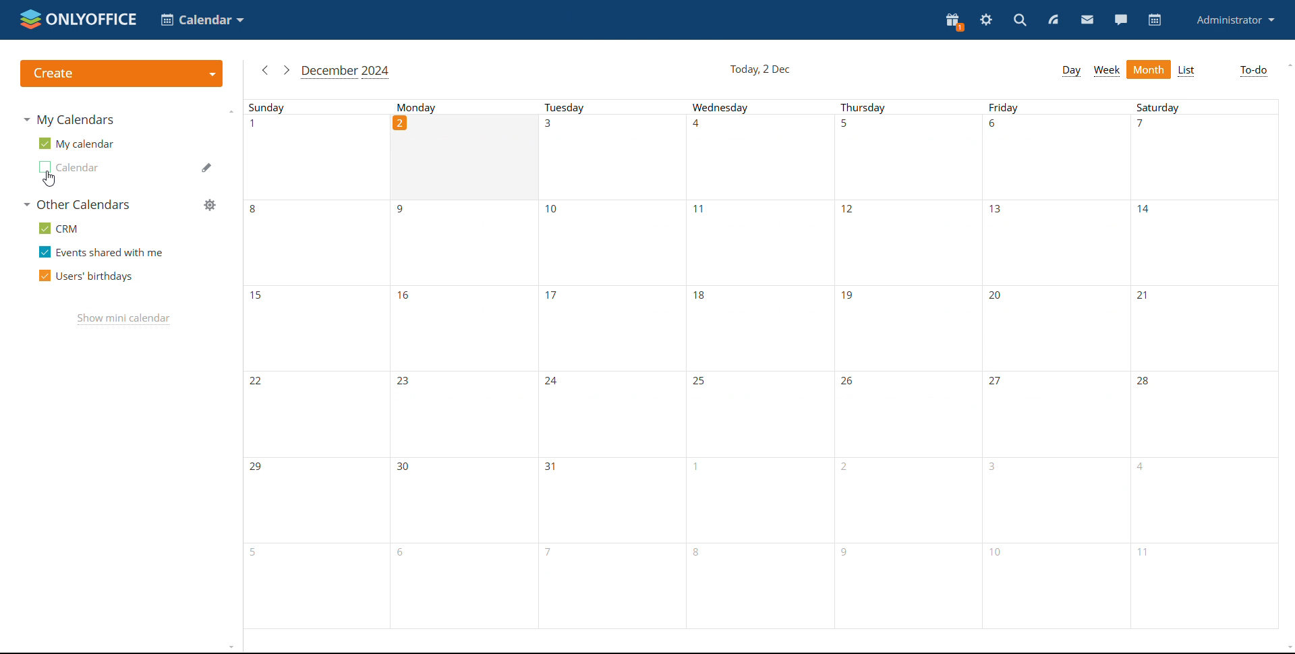  Describe the element at coordinates (123, 319) in the screenshot. I see `show mini calendar` at that location.